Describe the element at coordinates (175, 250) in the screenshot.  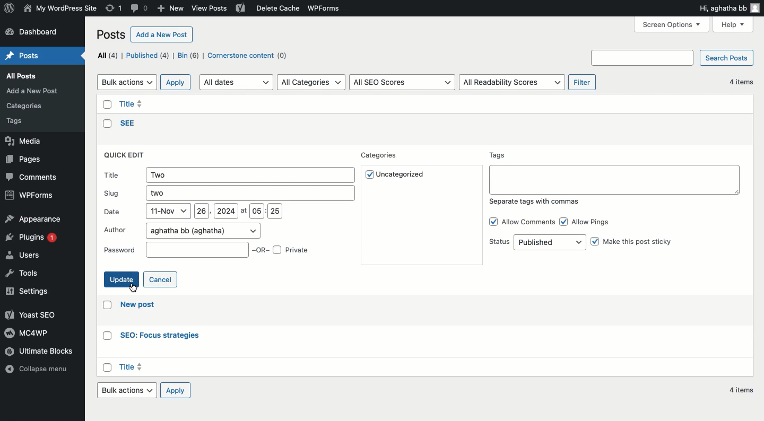
I see `Password` at that location.